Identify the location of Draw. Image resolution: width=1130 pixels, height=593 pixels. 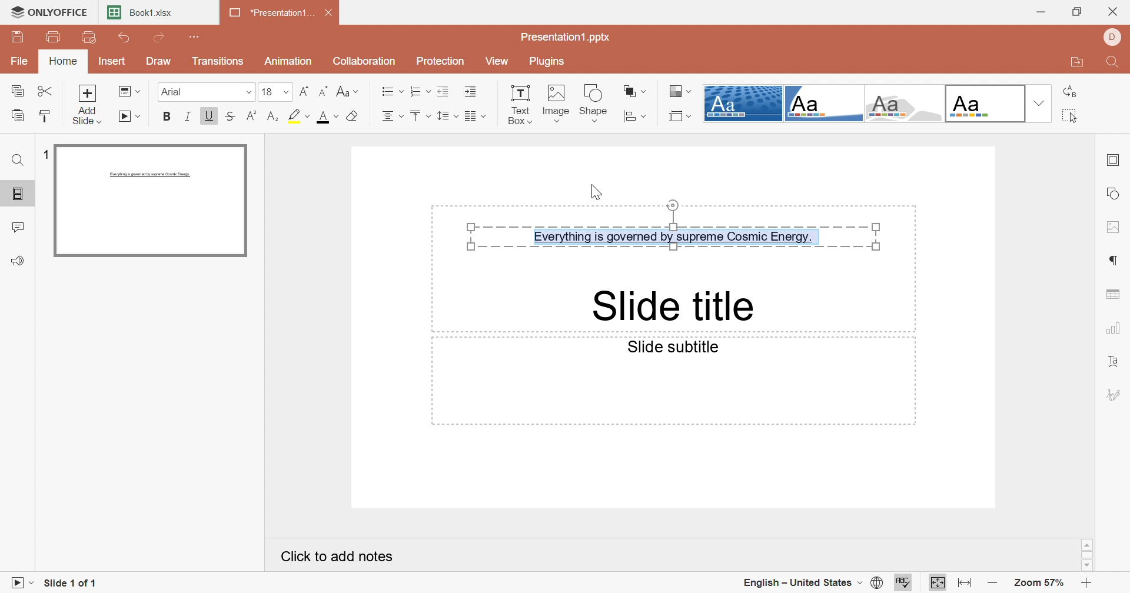
(159, 62).